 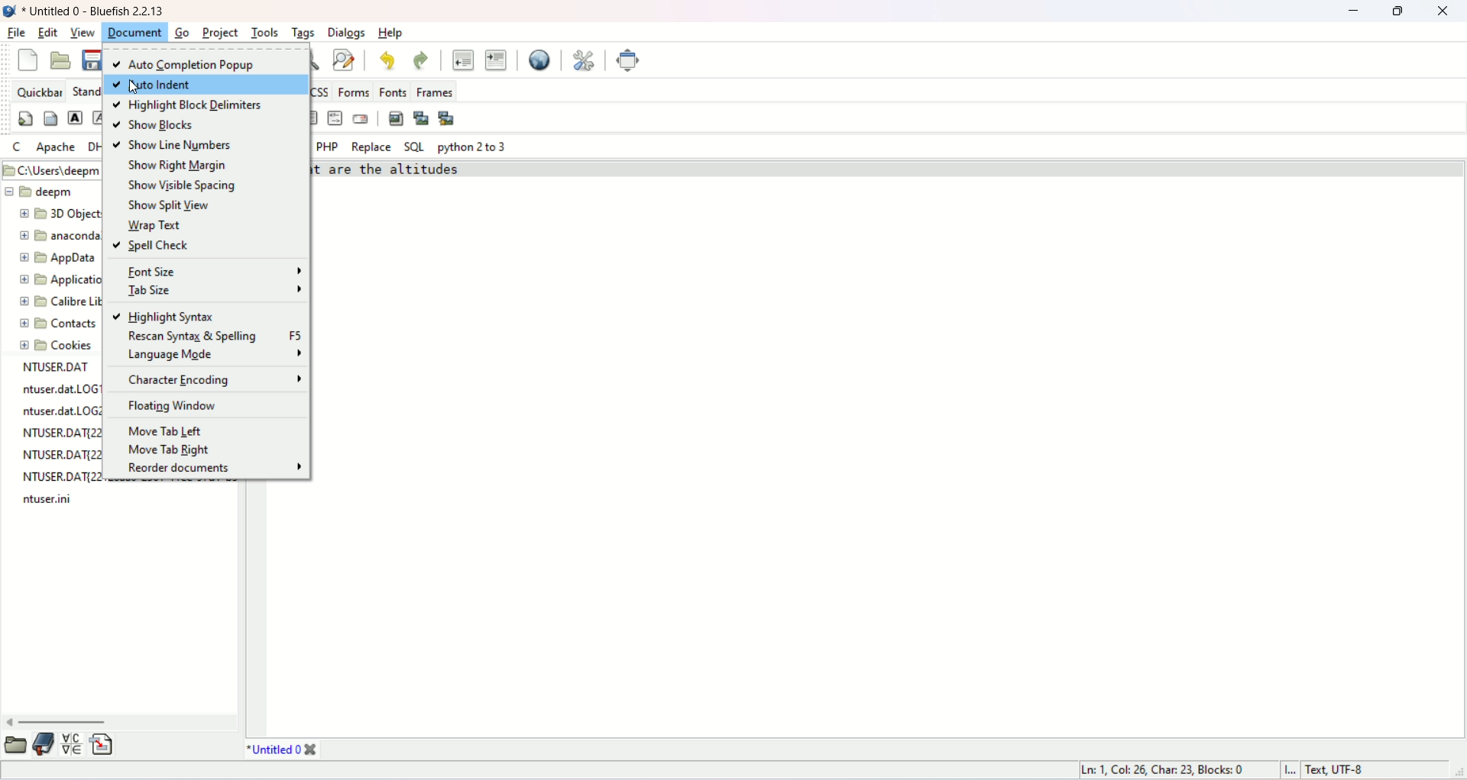 I want to click on show viable spacing, so click(x=186, y=185).